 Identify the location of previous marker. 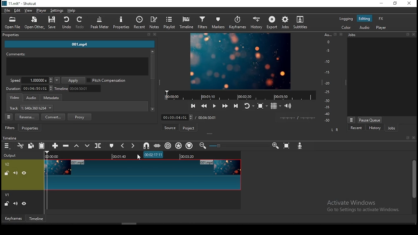
(122, 146).